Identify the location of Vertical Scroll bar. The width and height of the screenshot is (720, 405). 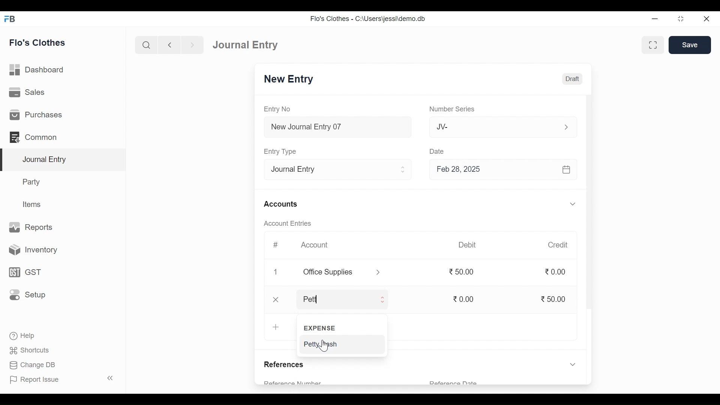
(590, 211).